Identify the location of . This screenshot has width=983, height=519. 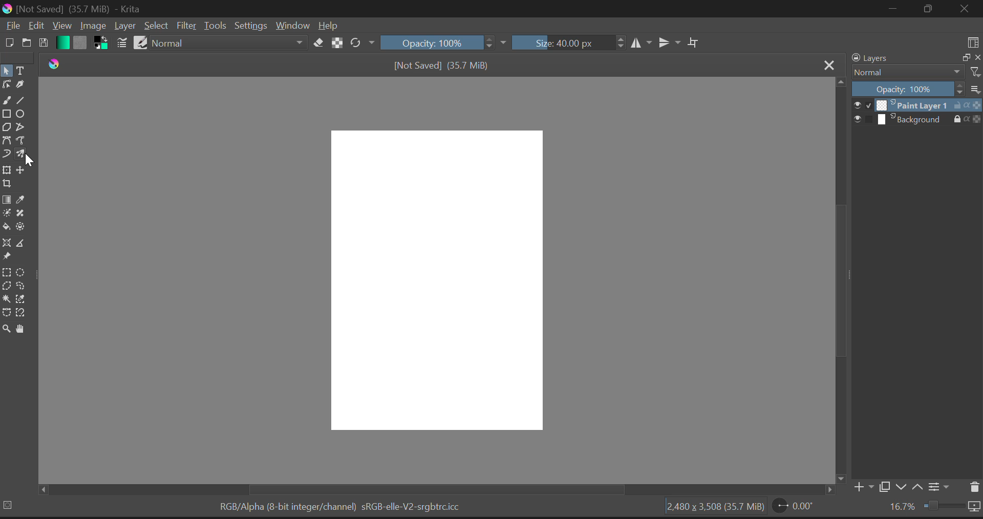
(830, 489).